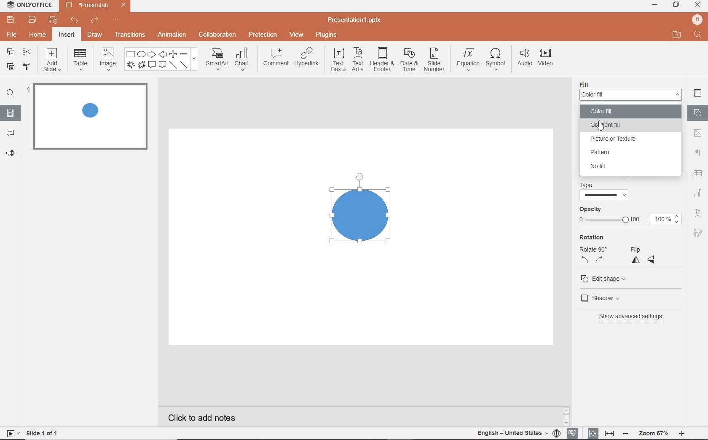  What do you see at coordinates (523, 59) in the screenshot?
I see `audio` at bounding box center [523, 59].